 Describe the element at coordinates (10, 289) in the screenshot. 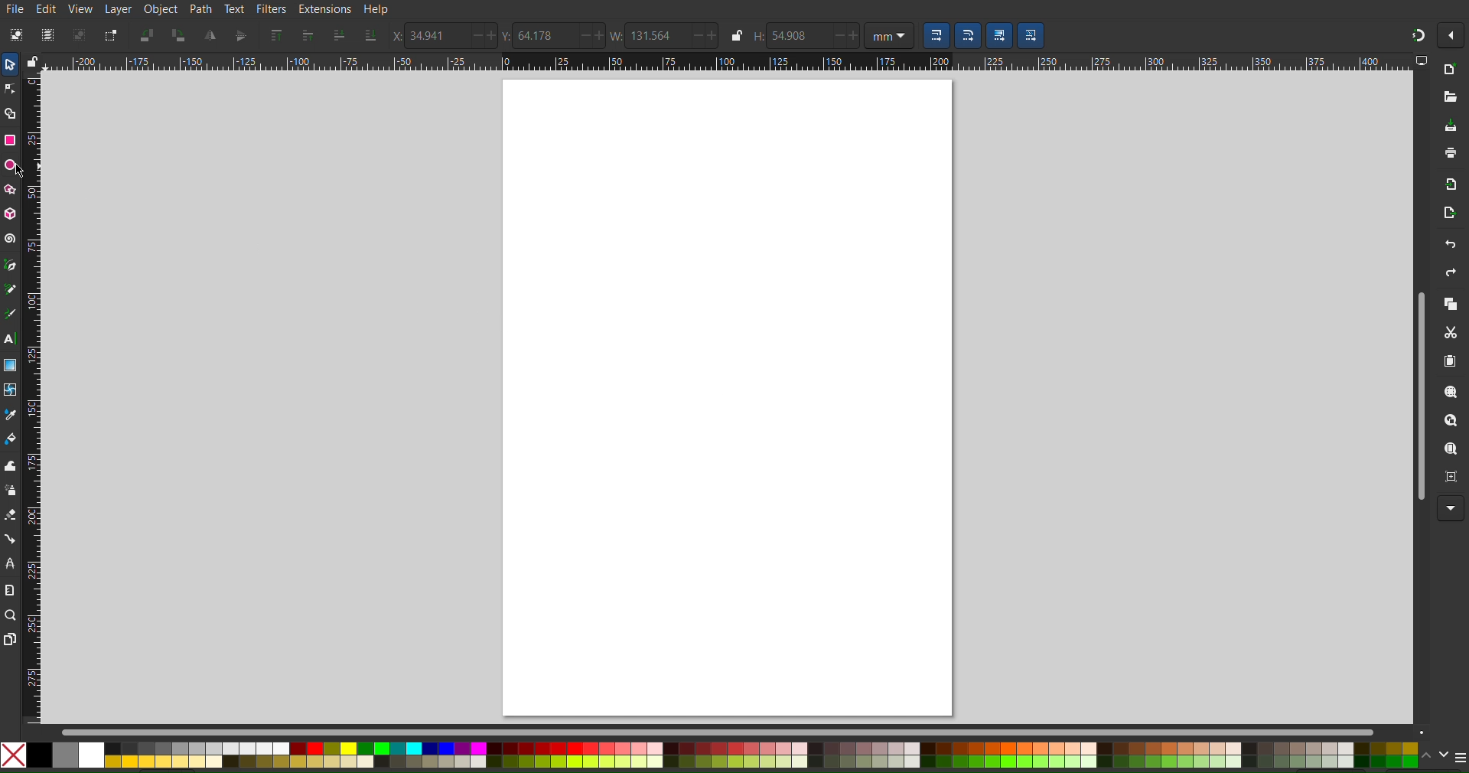

I see `Pencil Tool` at that location.